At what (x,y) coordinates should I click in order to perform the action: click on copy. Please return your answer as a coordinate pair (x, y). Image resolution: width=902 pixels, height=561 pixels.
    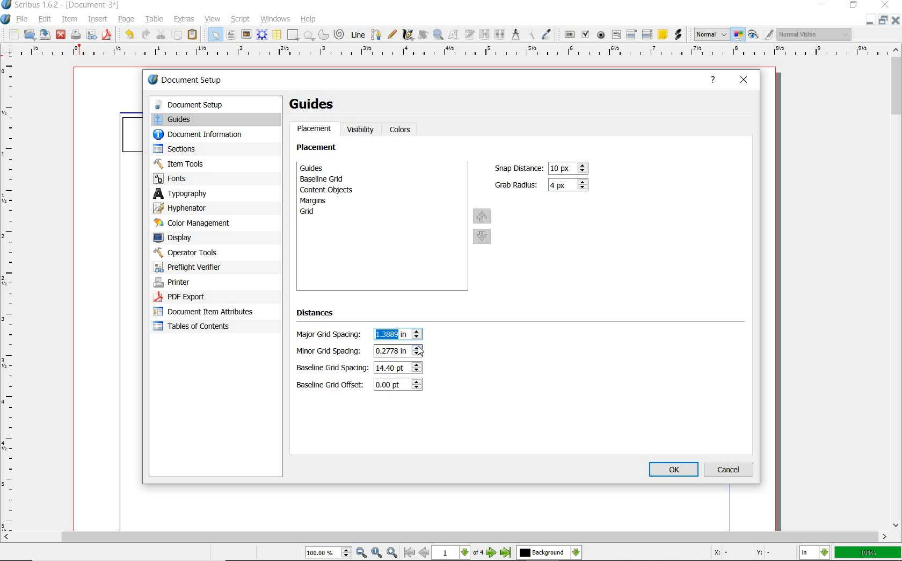
    Looking at the image, I should click on (177, 36).